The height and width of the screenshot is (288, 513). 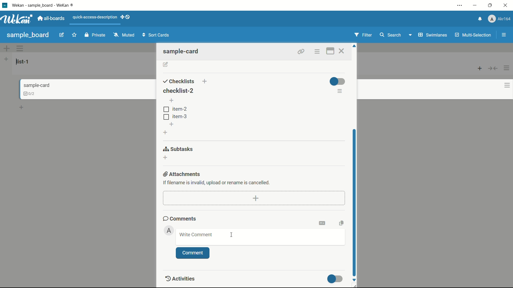 I want to click on toggle button, so click(x=337, y=81).